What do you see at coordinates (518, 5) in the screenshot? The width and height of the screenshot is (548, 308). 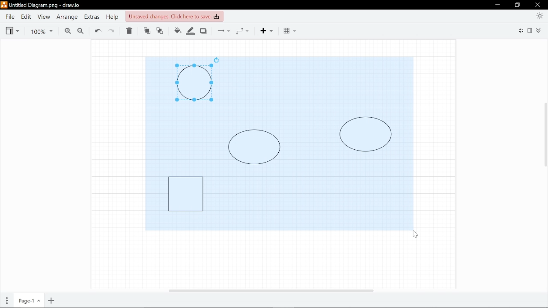 I see `Restore down` at bounding box center [518, 5].